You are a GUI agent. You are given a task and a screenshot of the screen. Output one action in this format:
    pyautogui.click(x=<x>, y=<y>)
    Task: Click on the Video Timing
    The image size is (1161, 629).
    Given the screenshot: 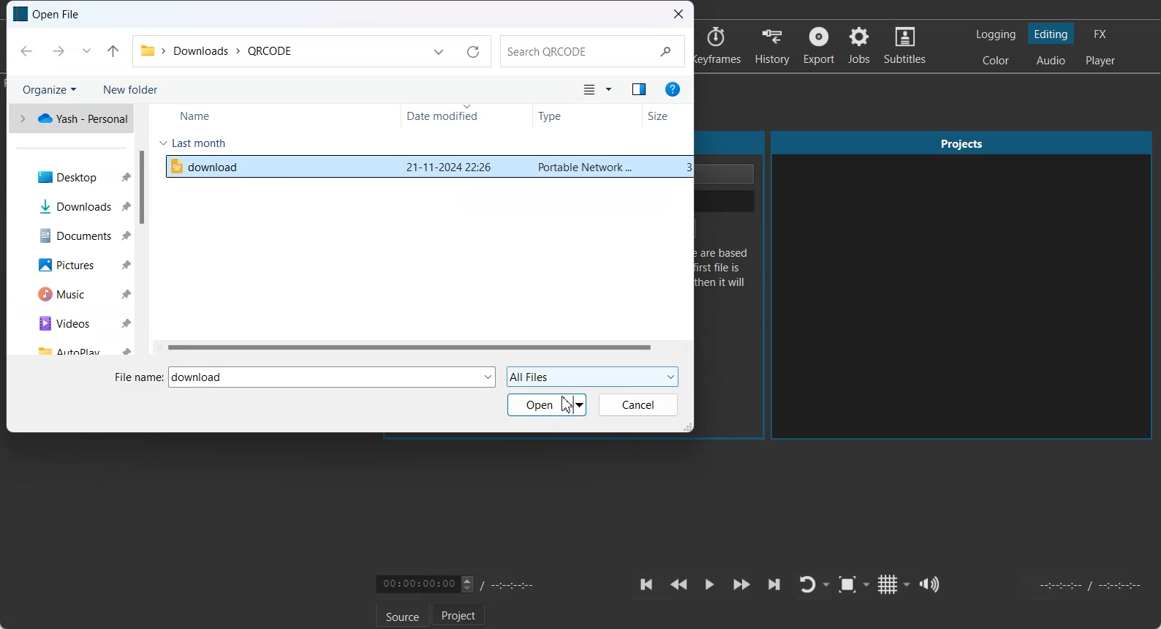 What is the action you would take?
    pyautogui.click(x=1082, y=585)
    